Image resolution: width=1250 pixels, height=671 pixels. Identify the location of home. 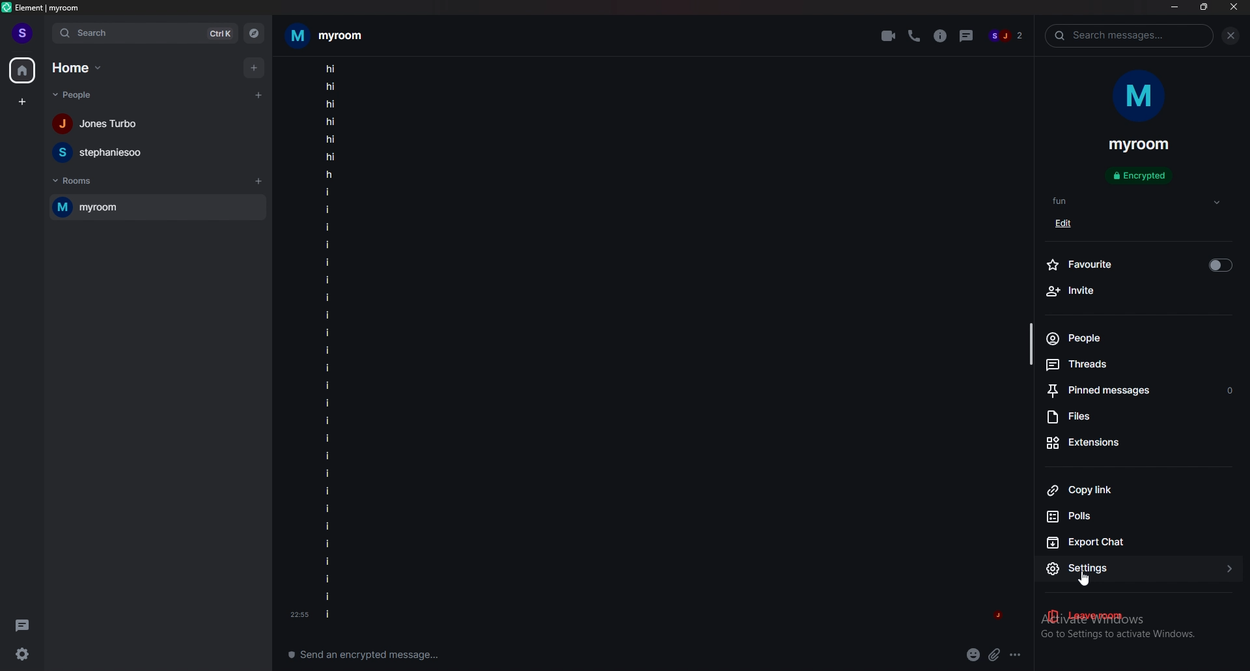
(78, 68).